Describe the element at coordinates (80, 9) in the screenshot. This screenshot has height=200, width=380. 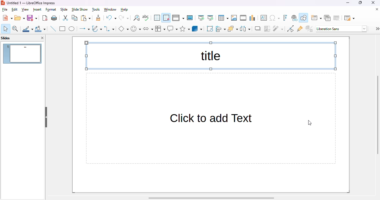
I see `slide show` at that location.